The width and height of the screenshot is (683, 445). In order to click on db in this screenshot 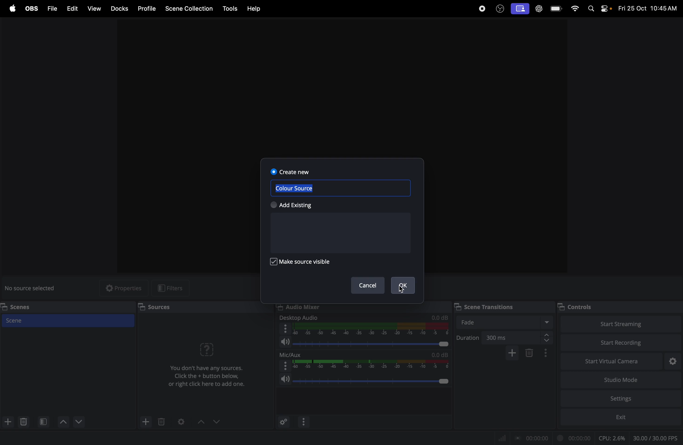, I will do `click(438, 317)`.